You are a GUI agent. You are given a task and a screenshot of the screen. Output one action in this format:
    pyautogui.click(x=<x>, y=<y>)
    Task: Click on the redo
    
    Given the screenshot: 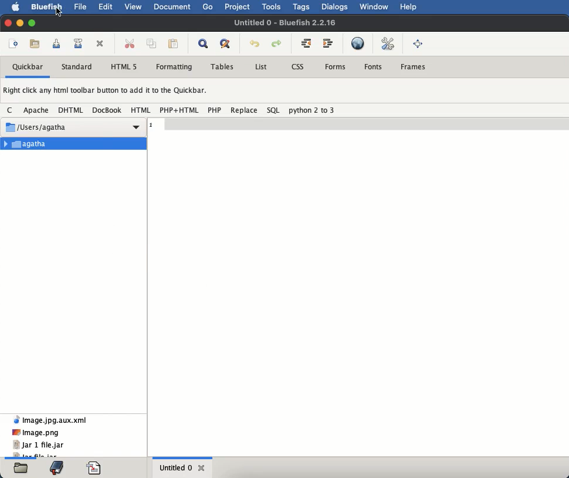 What is the action you would take?
    pyautogui.click(x=277, y=44)
    